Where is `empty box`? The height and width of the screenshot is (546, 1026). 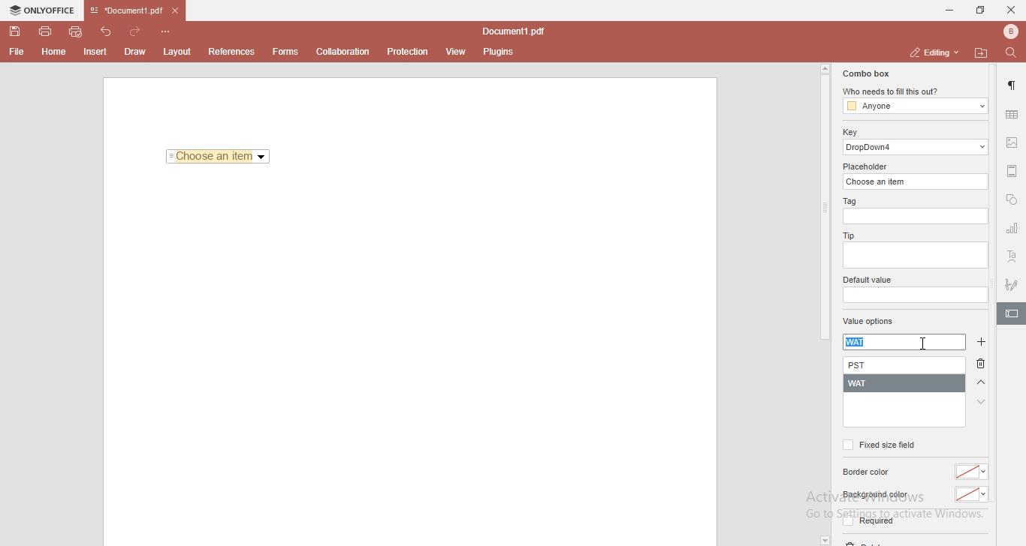
empty box is located at coordinates (917, 217).